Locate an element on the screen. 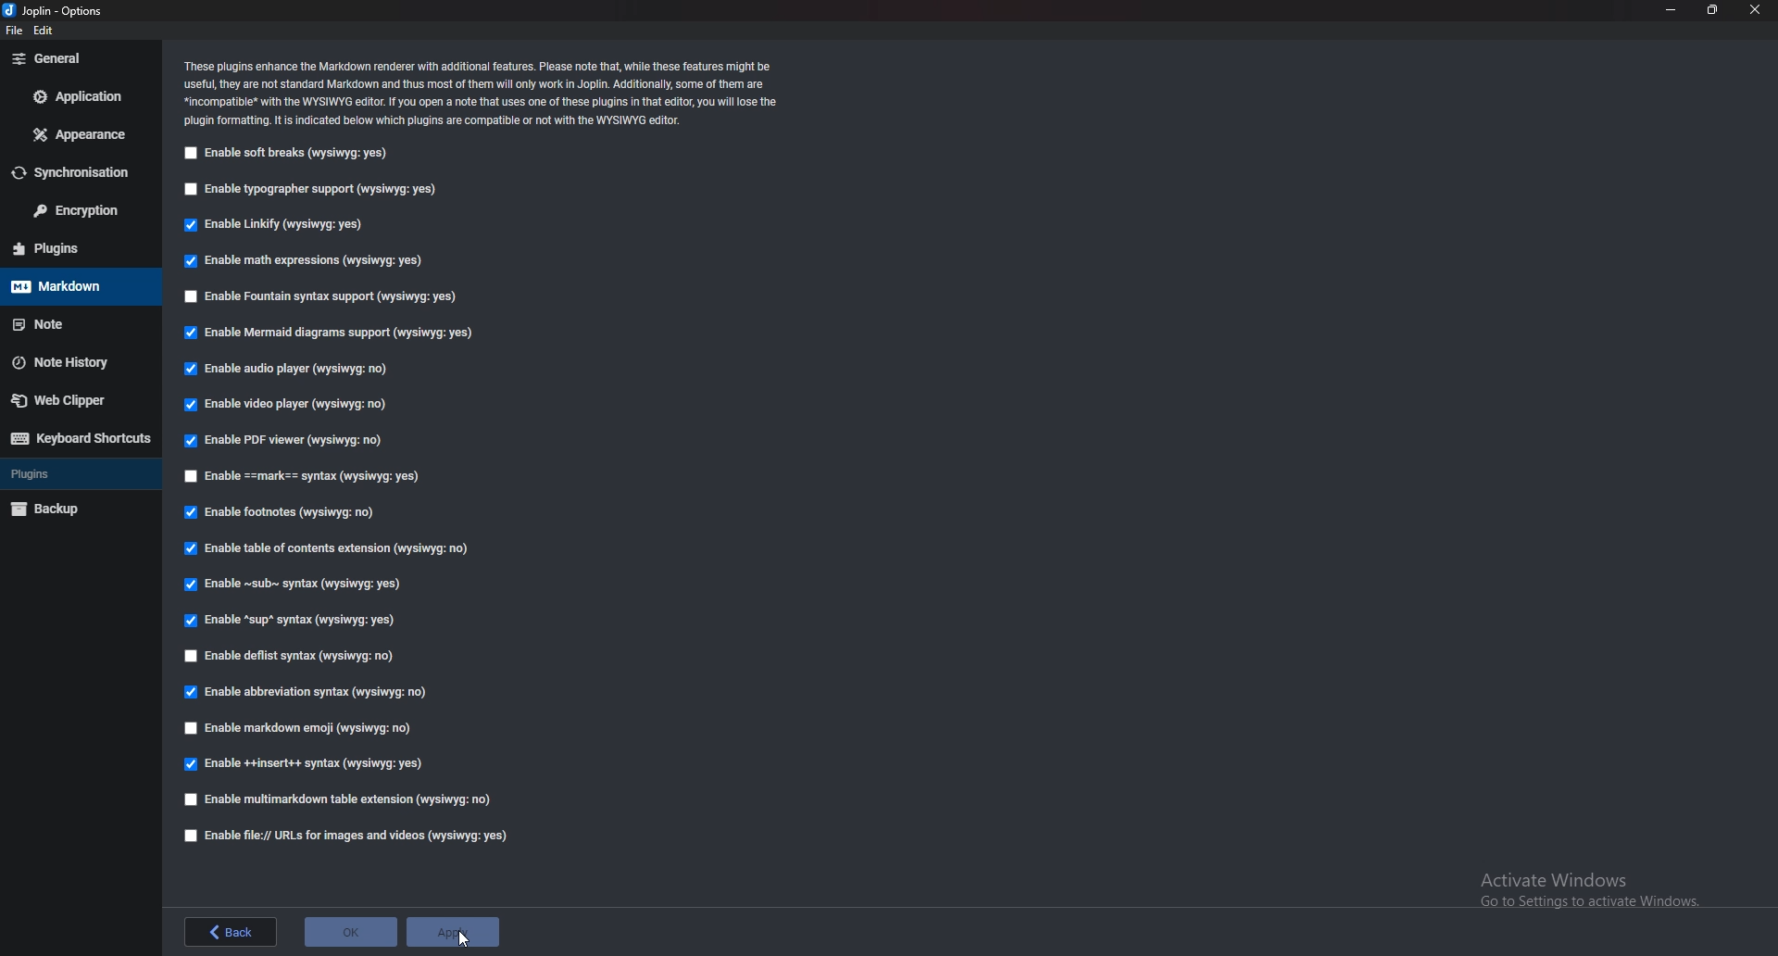 The width and height of the screenshot is (1778, 956). ok is located at coordinates (352, 932).